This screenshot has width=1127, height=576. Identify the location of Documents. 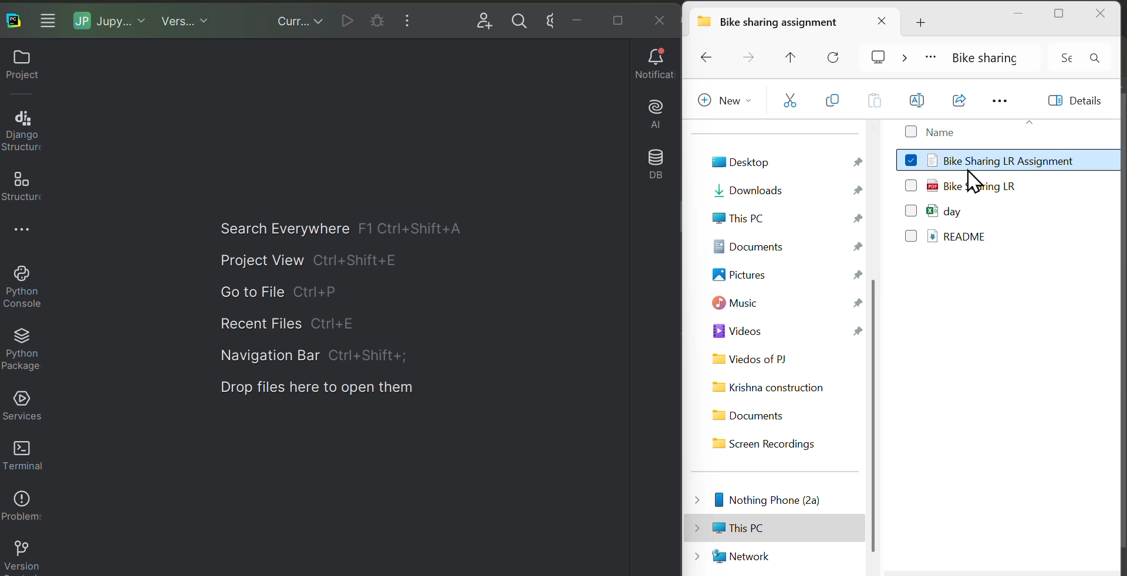
(787, 243).